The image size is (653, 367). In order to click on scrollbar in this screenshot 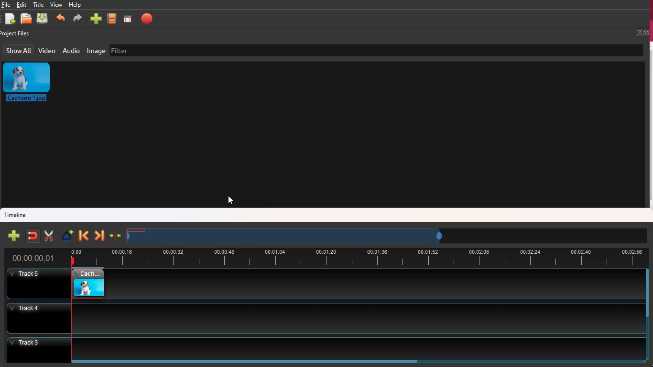, I will do `click(644, 315)`.